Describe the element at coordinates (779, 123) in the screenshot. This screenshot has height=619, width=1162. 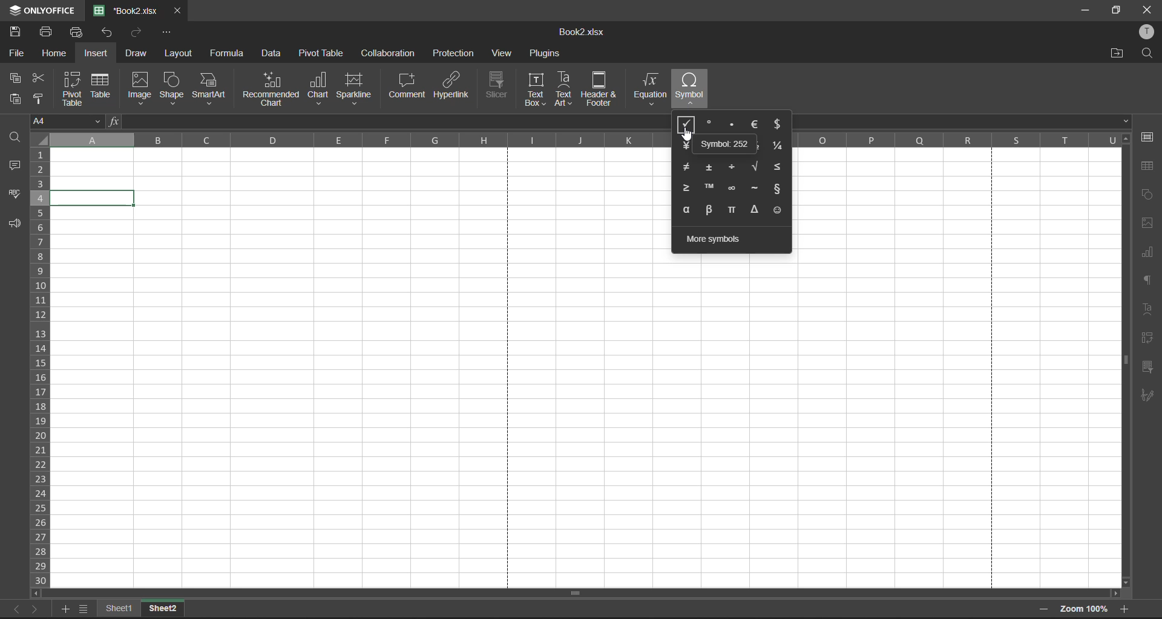
I see `dollar` at that location.